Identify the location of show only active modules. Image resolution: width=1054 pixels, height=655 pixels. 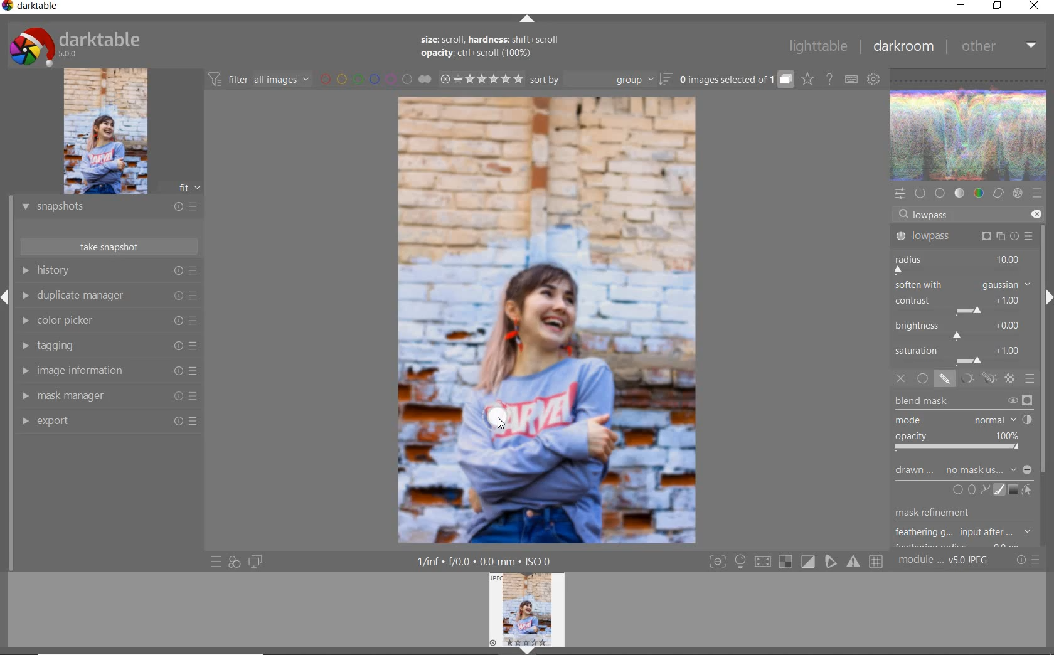
(920, 194).